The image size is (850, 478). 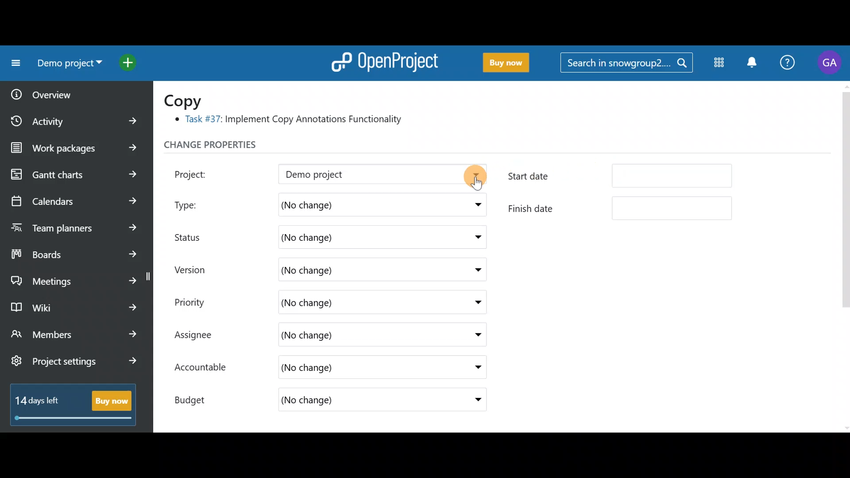 I want to click on Overview, so click(x=67, y=92).